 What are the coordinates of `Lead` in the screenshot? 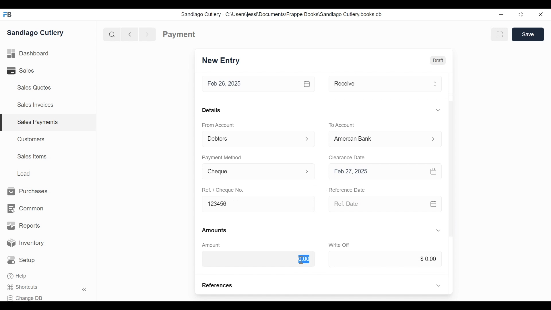 It's located at (25, 173).